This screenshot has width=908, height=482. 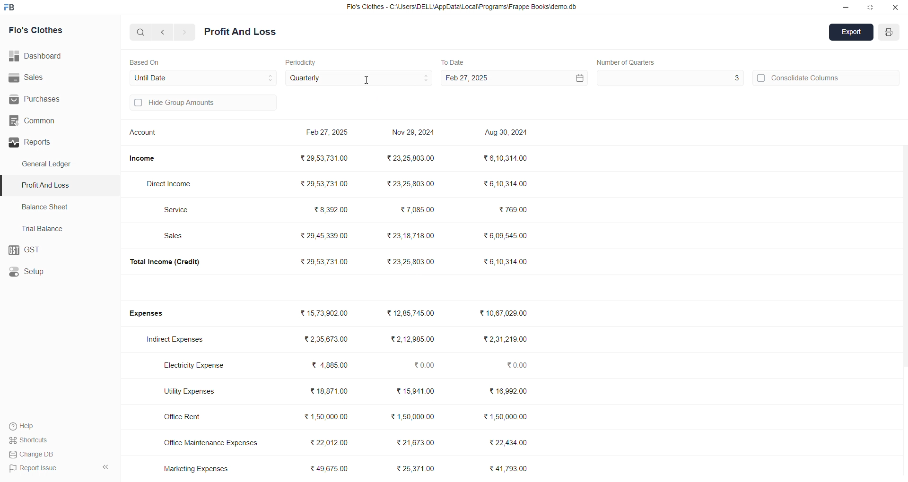 What do you see at coordinates (40, 56) in the screenshot?
I see `Dashboard` at bounding box center [40, 56].